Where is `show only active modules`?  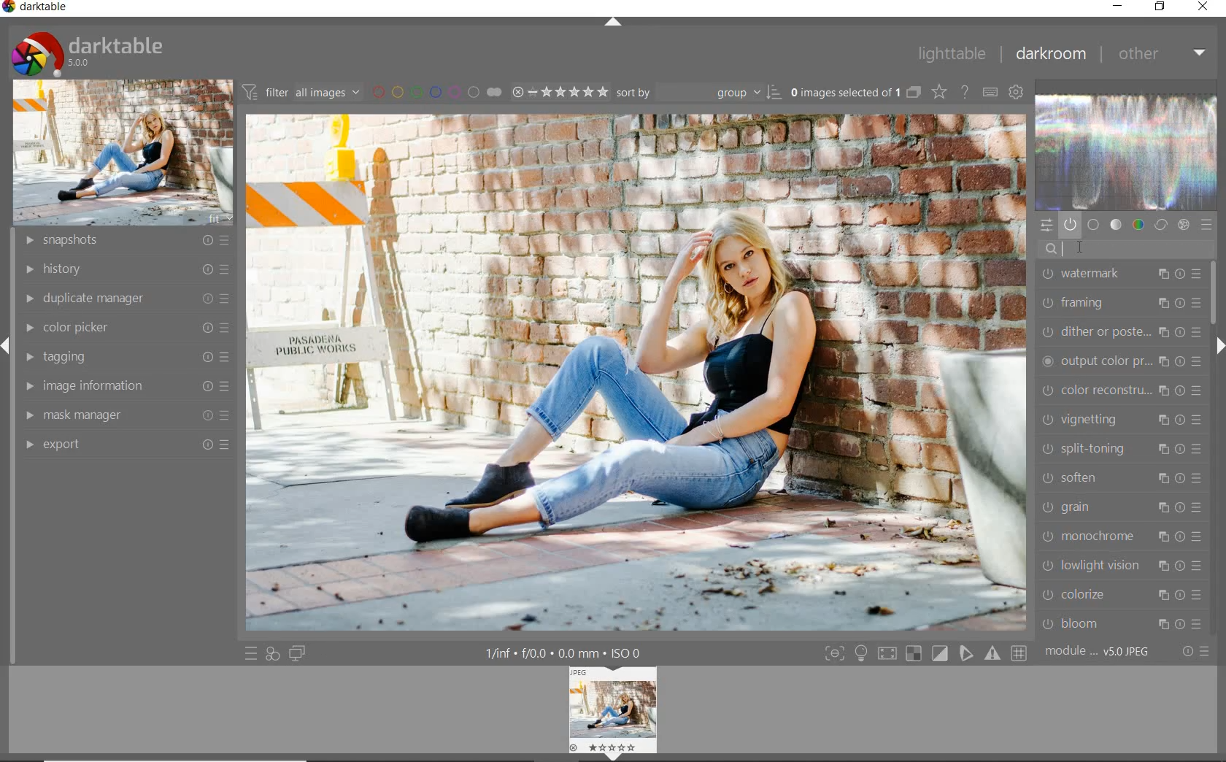 show only active modules is located at coordinates (1071, 223).